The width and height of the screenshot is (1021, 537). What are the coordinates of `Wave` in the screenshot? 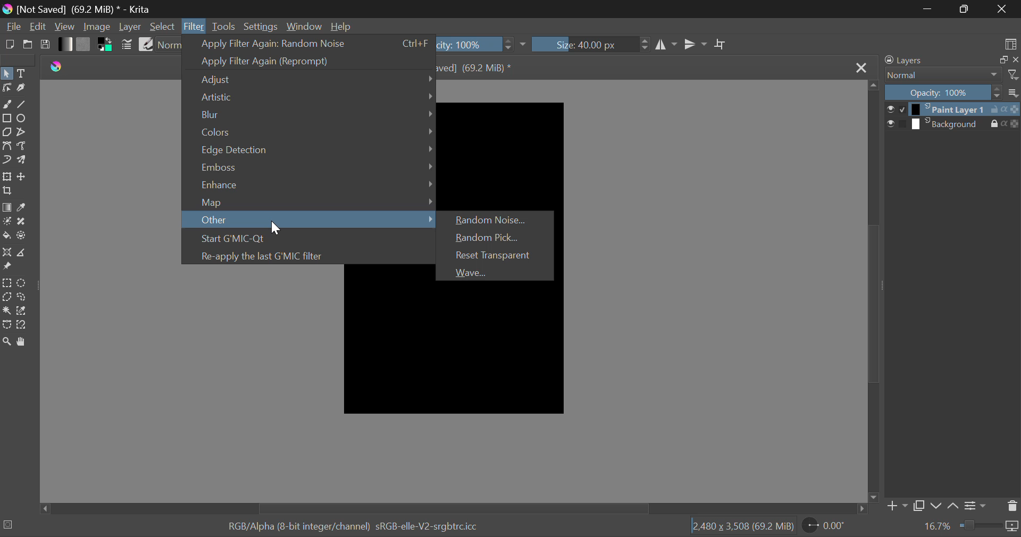 It's located at (492, 272).